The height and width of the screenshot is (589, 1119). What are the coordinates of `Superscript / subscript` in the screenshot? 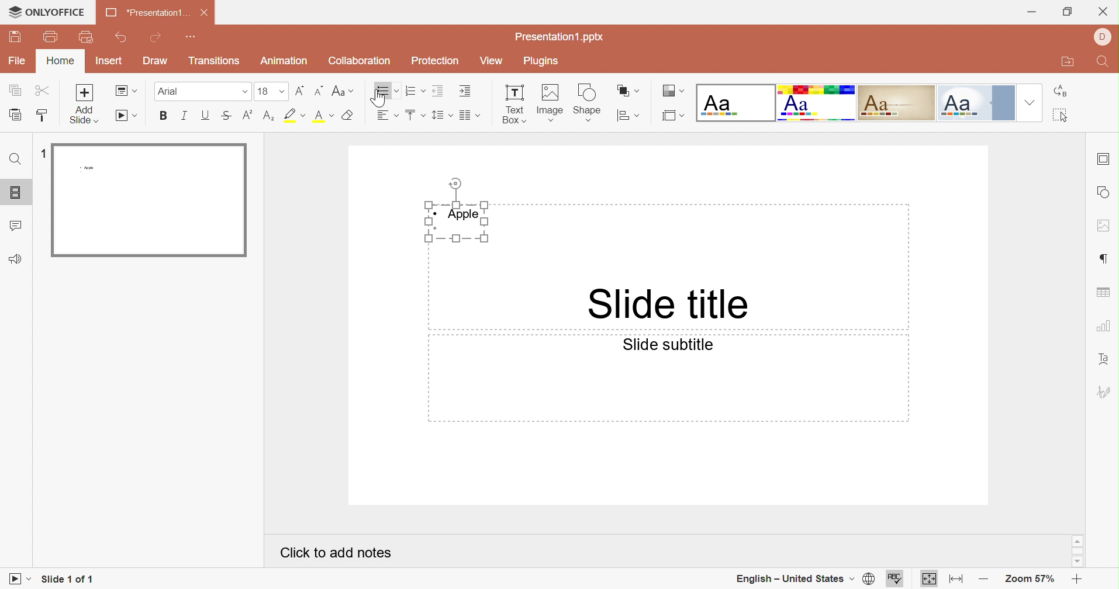 It's located at (325, 116).